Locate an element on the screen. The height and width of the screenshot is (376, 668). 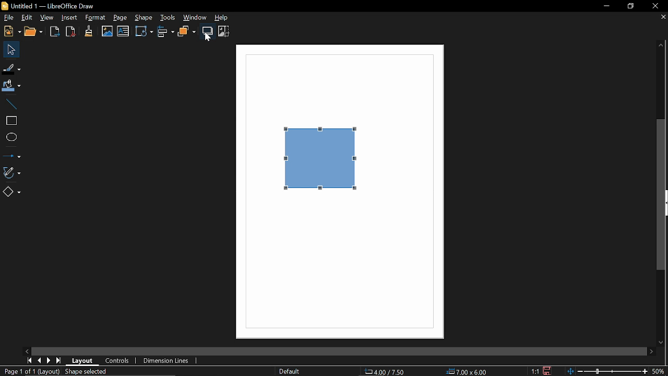
cursor is located at coordinates (209, 39).